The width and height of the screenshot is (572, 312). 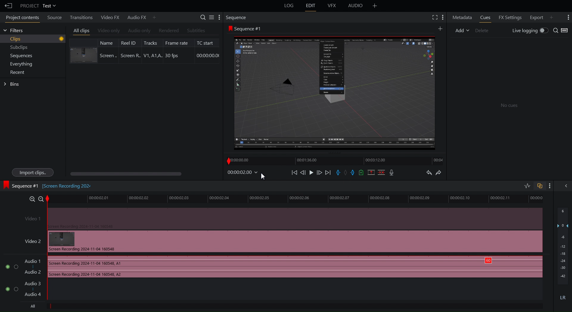 What do you see at coordinates (19, 48) in the screenshot?
I see `Subclips` at bounding box center [19, 48].